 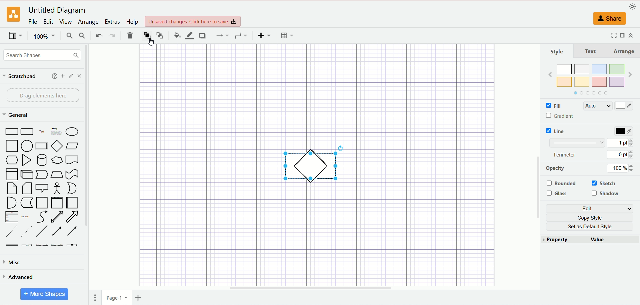 I want to click on to back, so click(x=160, y=35).